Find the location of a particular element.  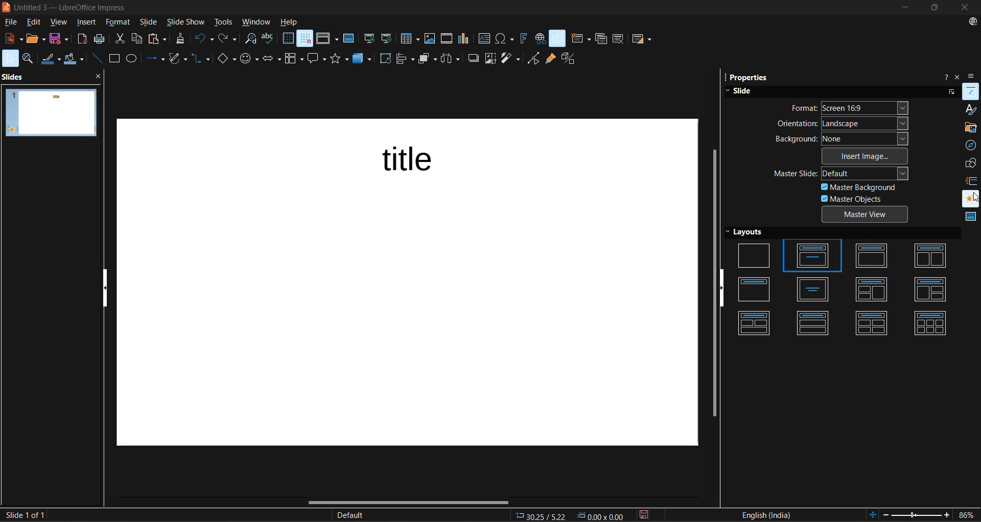

rotate is located at coordinates (386, 59).